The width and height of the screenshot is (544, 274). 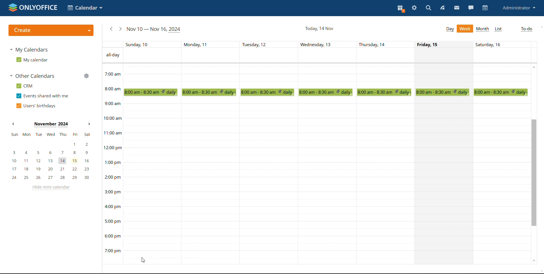 What do you see at coordinates (319, 29) in the screenshot?
I see `current date` at bounding box center [319, 29].